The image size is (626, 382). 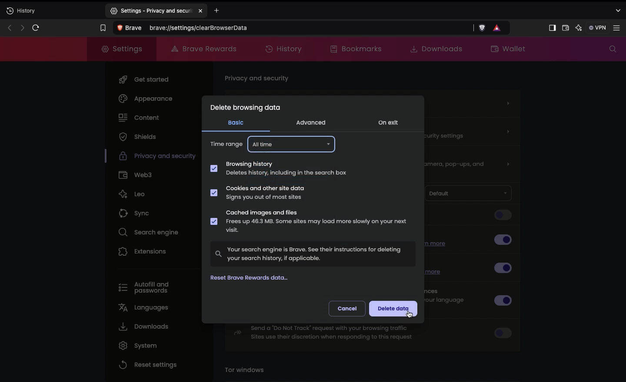 I want to click on System, so click(x=138, y=346).